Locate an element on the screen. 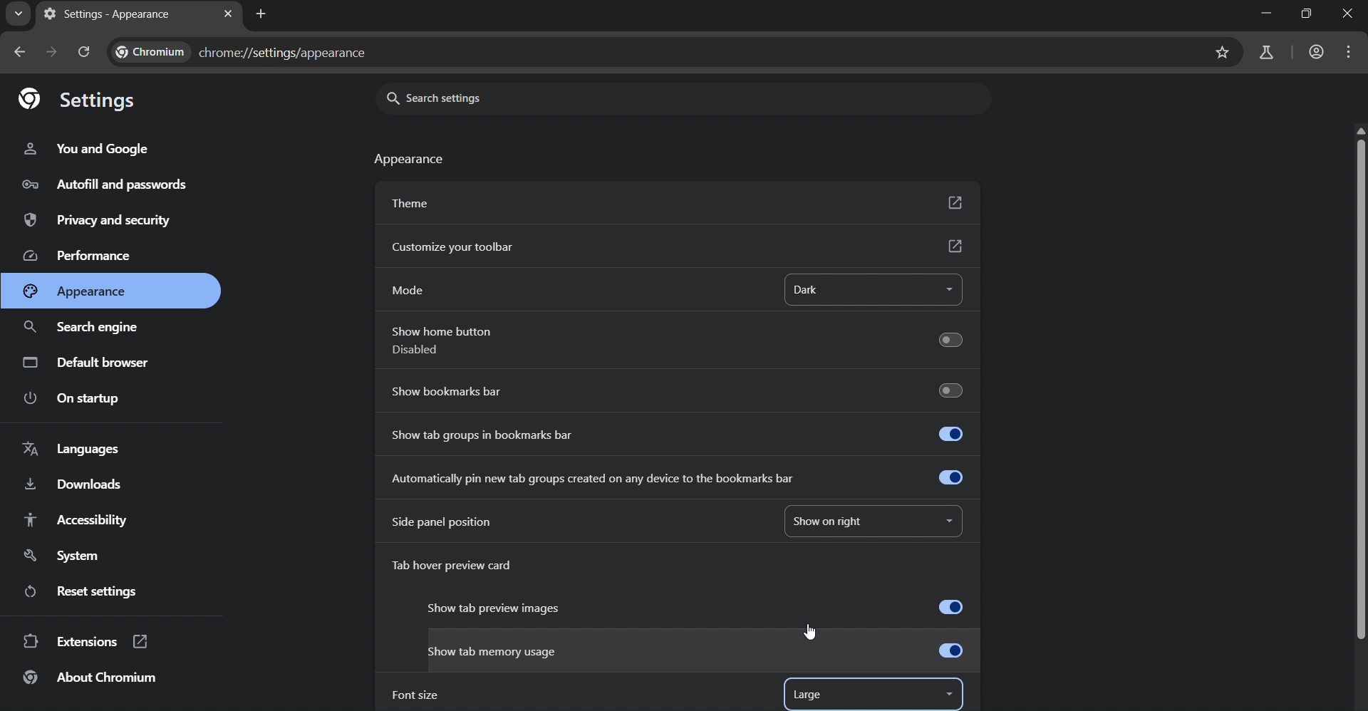 Image resolution: width=1368 pixels, height=711 pixels. on startup is located at coordinates (76, 399).